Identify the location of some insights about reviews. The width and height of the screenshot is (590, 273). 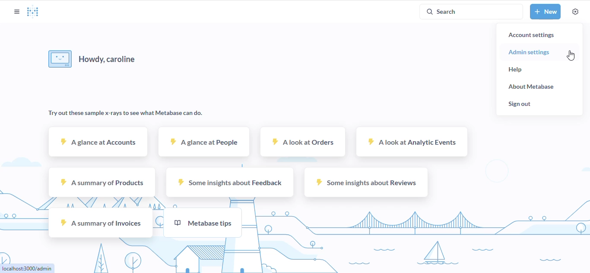
(366, 183).